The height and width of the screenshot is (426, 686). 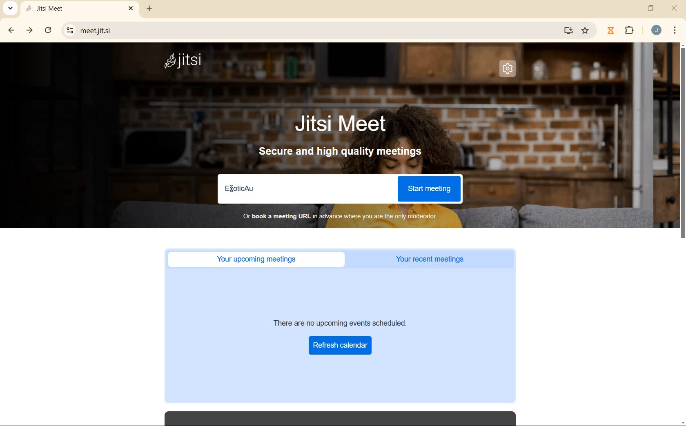 What do you see at coordinates (341, 345) in the screenshot?
I see `Refresh Calendar` at bounding box center [341, 345].